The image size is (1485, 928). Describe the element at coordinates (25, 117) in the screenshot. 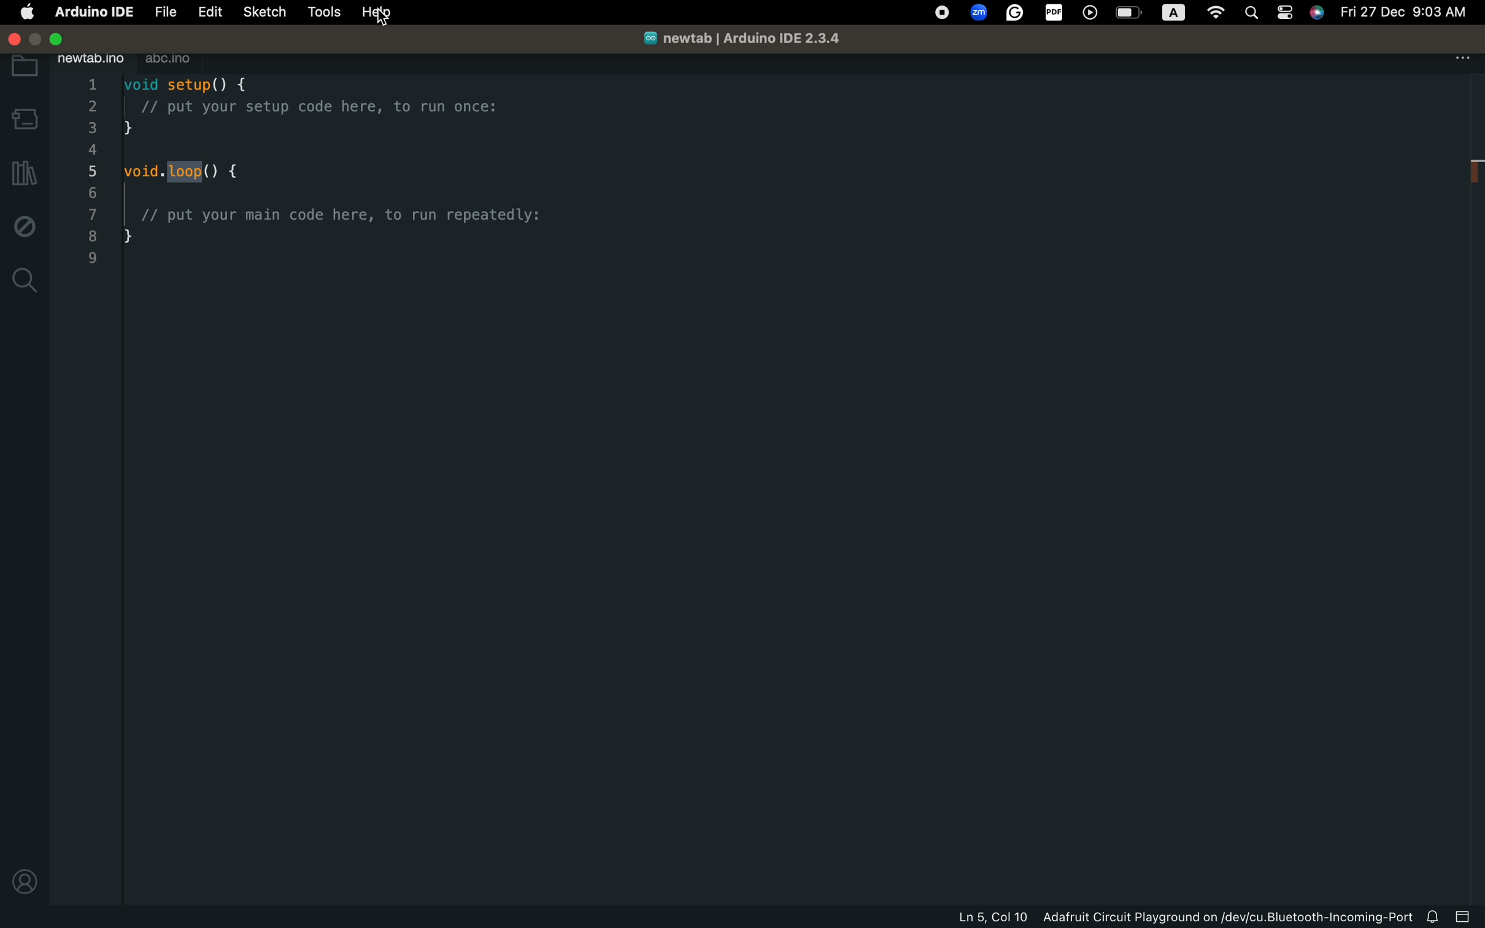

I see `board manager` at that location.